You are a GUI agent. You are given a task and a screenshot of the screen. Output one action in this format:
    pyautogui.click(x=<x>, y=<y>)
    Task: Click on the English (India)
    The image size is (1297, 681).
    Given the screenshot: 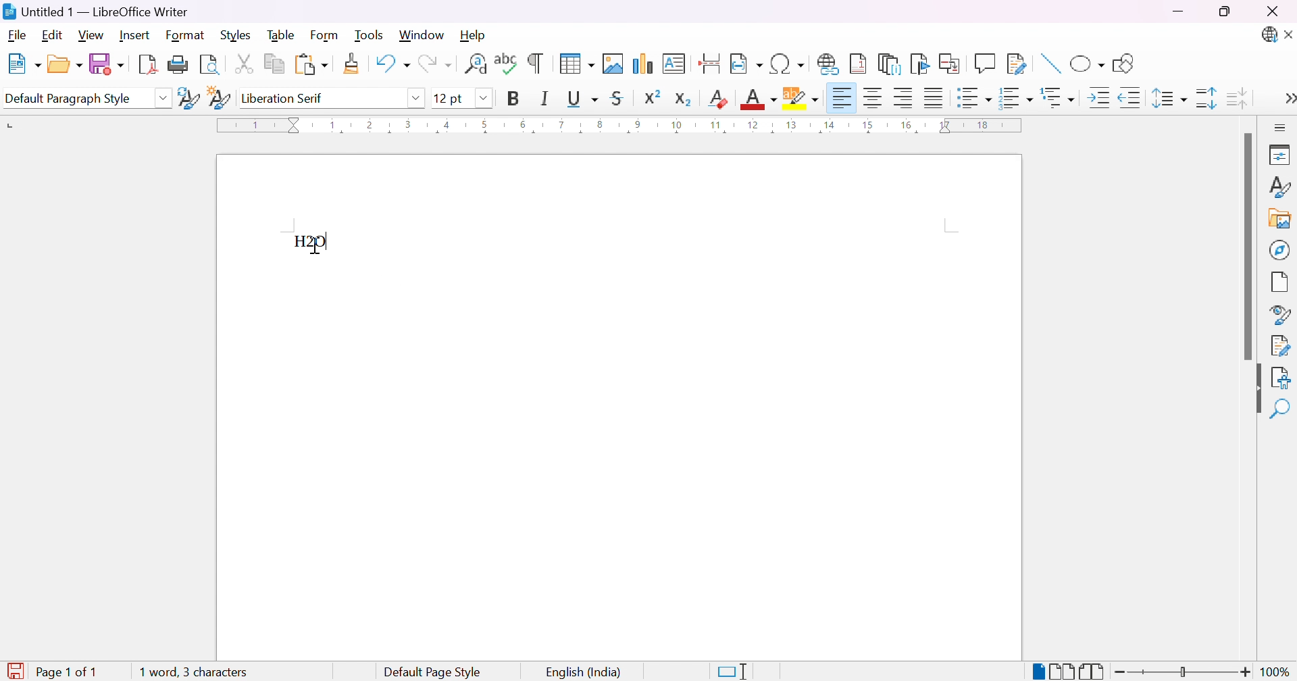 What is the action you would take?
    pyautogui.click(x=584, y=673)
    